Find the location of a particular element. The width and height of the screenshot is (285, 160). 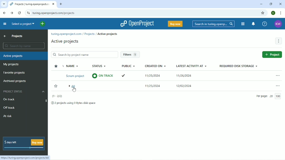

Back is located at coordinates (4, 13).